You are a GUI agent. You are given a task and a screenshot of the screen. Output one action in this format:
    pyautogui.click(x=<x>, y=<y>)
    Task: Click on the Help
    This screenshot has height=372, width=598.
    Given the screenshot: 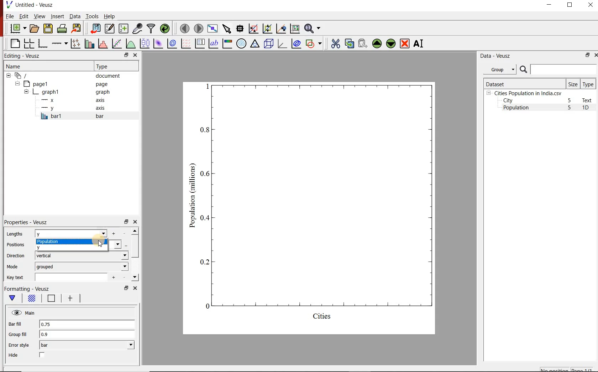 What is the action you would take?
    pyautogui.click(x=110, y=16)
    